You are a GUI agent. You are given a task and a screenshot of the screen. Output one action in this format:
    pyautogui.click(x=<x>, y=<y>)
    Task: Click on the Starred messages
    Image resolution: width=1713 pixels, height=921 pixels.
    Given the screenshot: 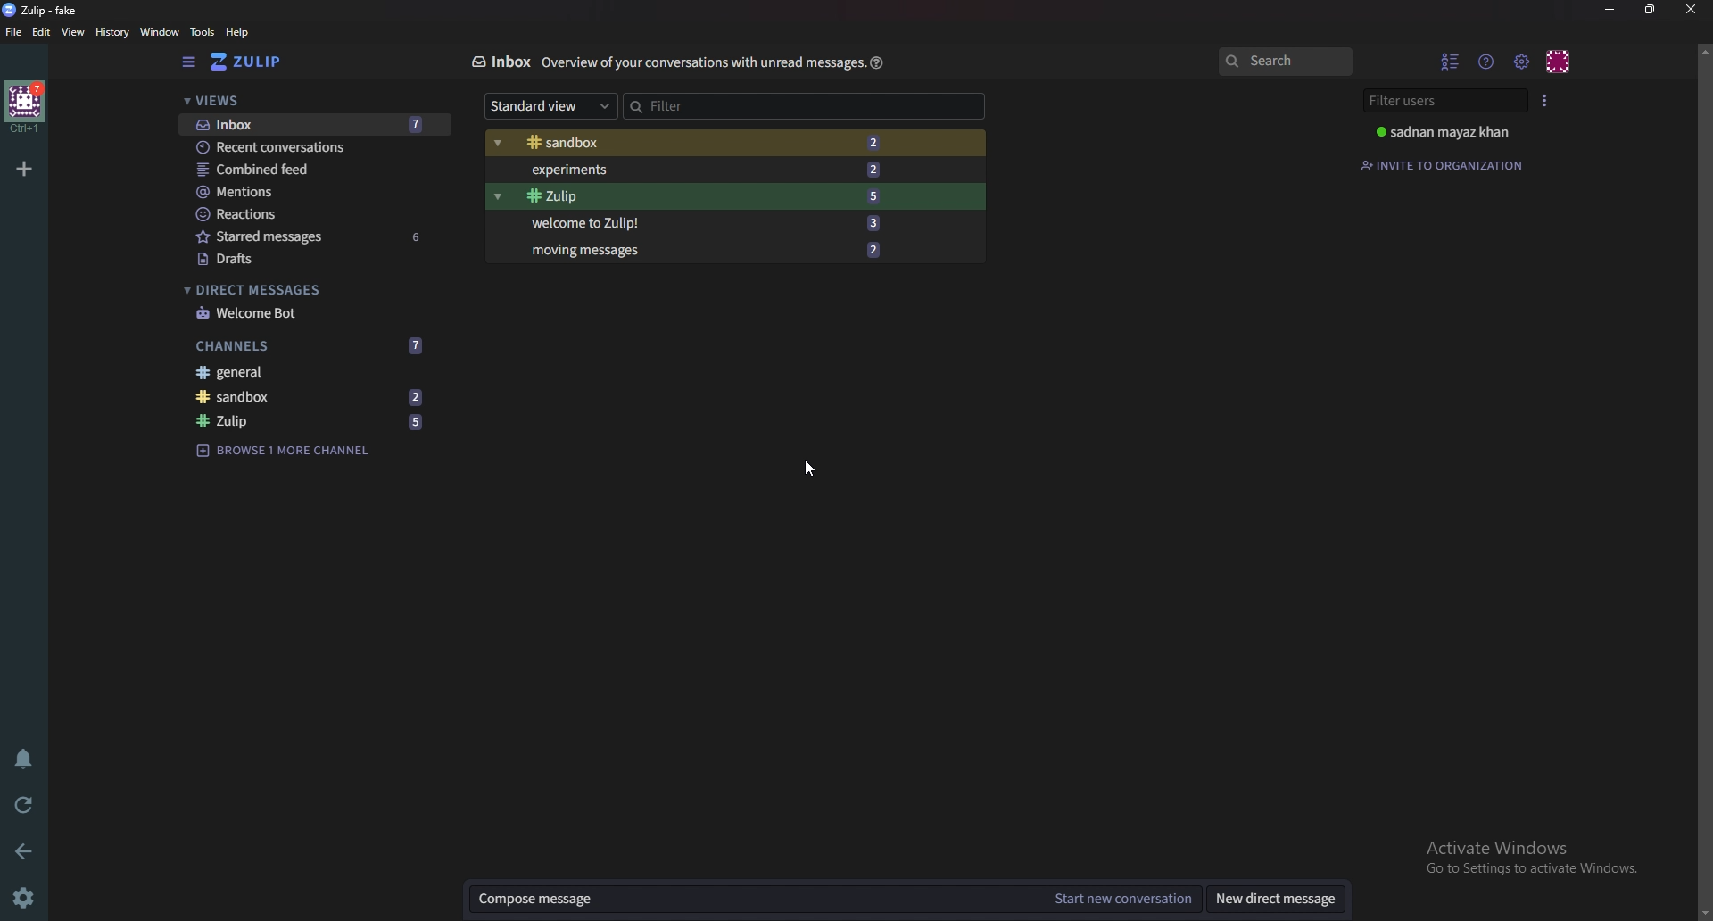 What is the action you would take?
    pyautogui.click(x=312, y=236)
    